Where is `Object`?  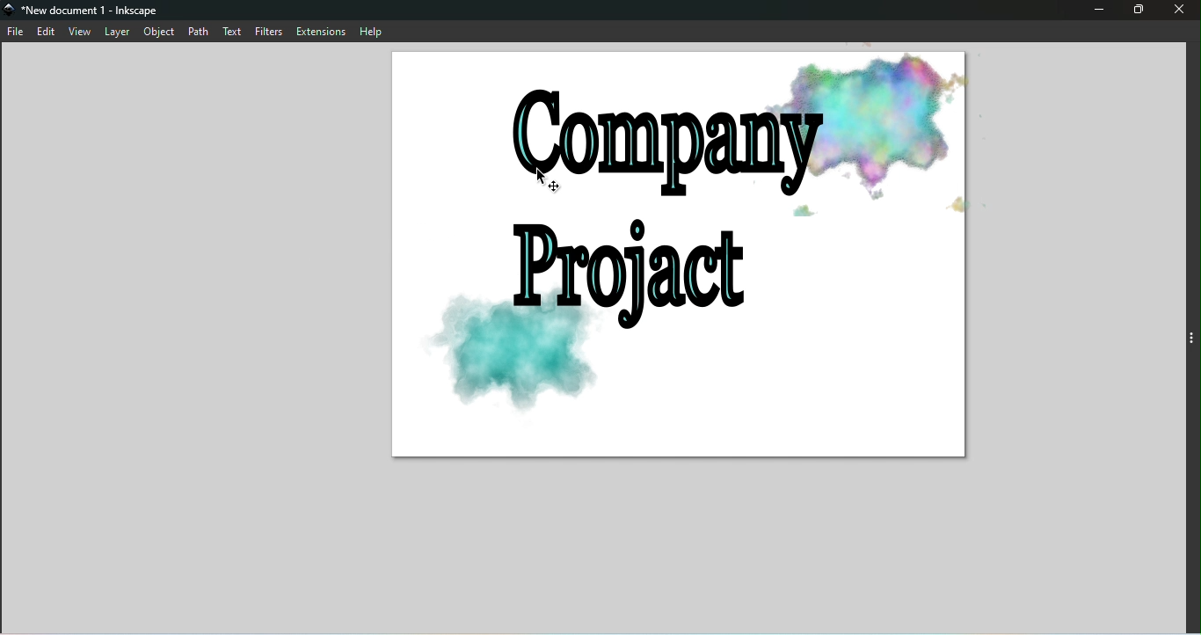
Object is located at coordinates (159, 33).